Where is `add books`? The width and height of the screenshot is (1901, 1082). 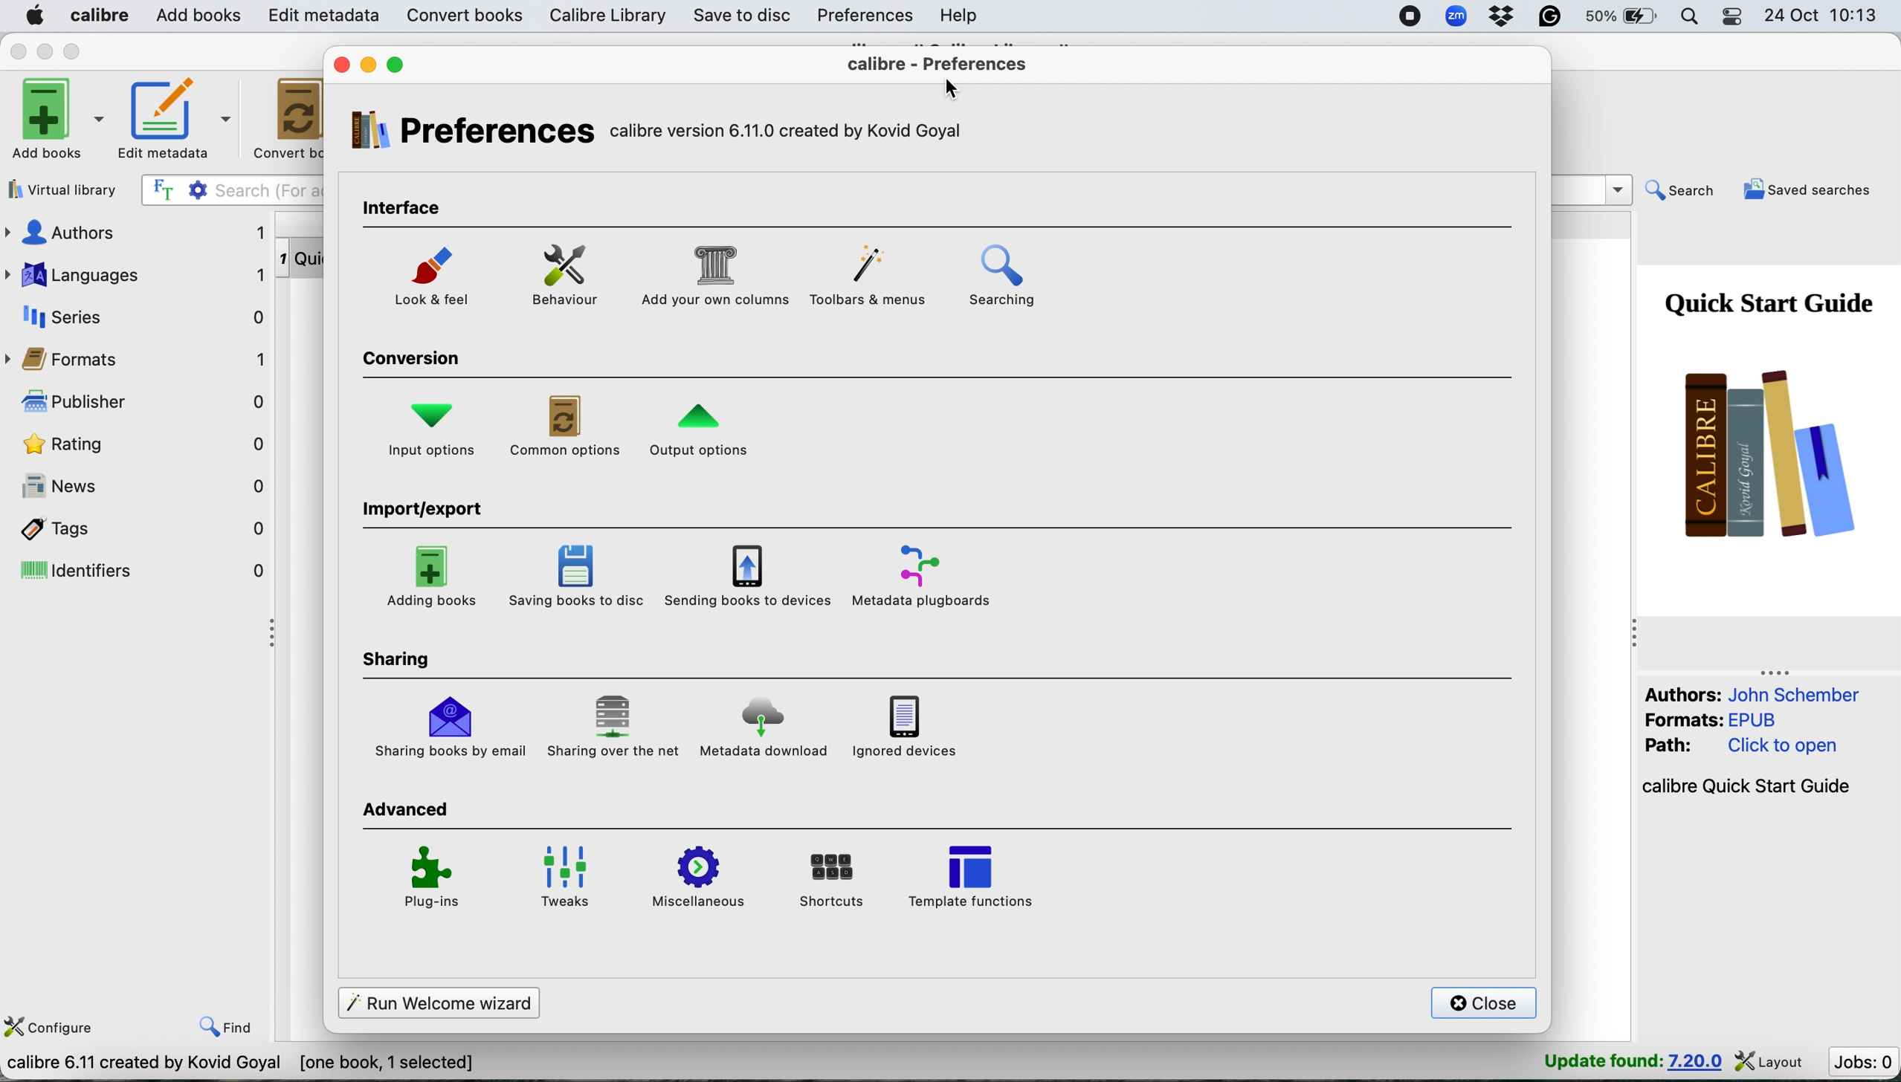 add books is located at coordinates (62, 119).